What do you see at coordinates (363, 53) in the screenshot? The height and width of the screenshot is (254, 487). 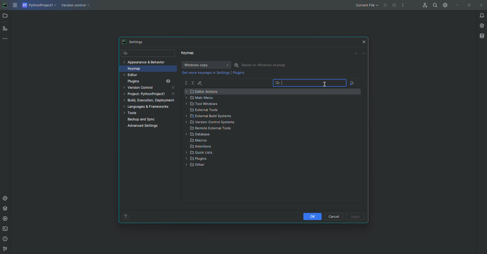 I see `Forward` at bounding box center [363, 53].